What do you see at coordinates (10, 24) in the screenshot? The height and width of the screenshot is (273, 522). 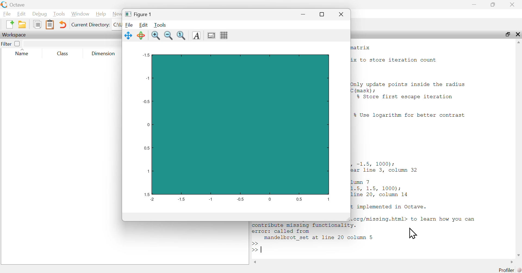 I see `New script` at bounding box center [10, 24].